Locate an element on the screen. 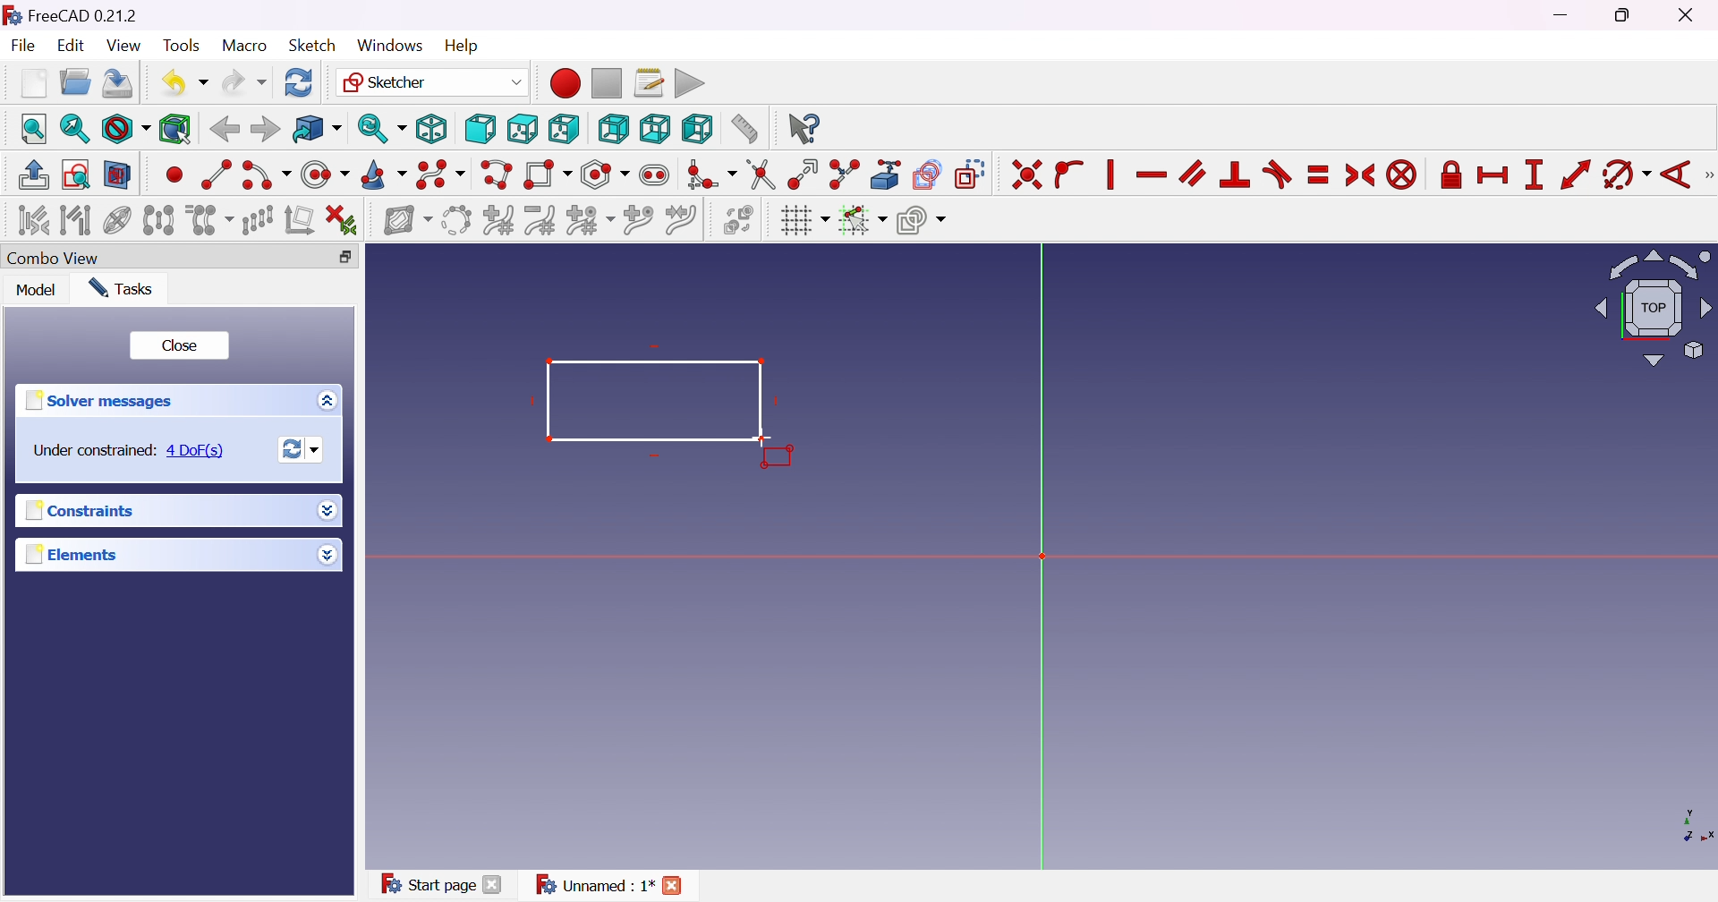  Constrain coincident is located at coordinates (1025, 175).